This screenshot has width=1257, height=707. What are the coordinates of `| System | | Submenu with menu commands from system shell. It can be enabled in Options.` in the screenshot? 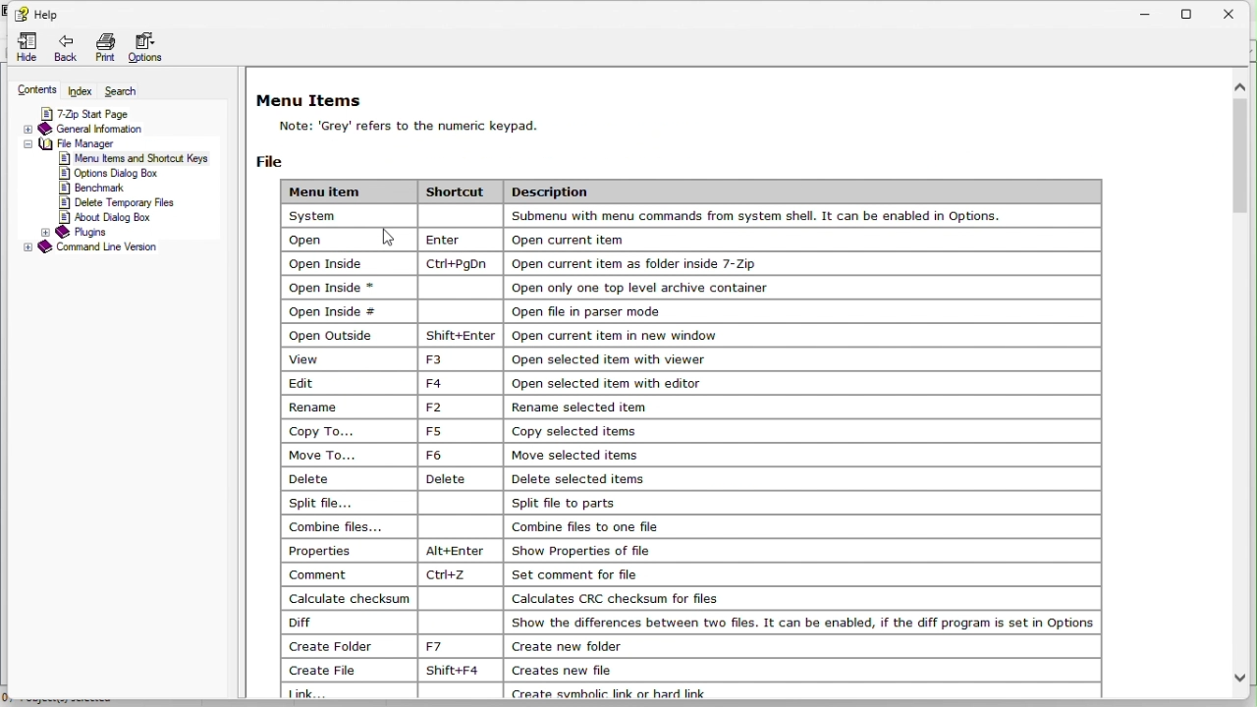 It's located at (650, 216).